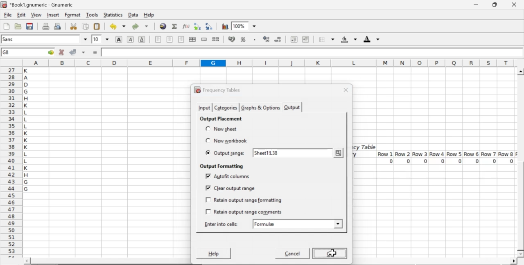 The height and width of the screenshot is (265, 524). Describe the element at coordinates (163, 26) in the screenshot. I see `insert hyperlink` at that location.